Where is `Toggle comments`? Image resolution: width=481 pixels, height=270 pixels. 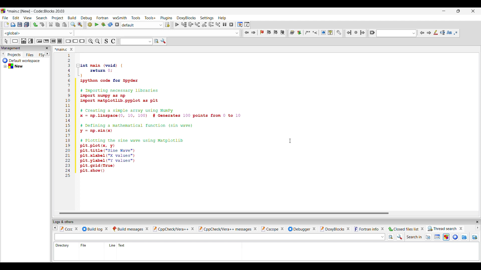 Toggle comments is located at coordinates (114, 42).